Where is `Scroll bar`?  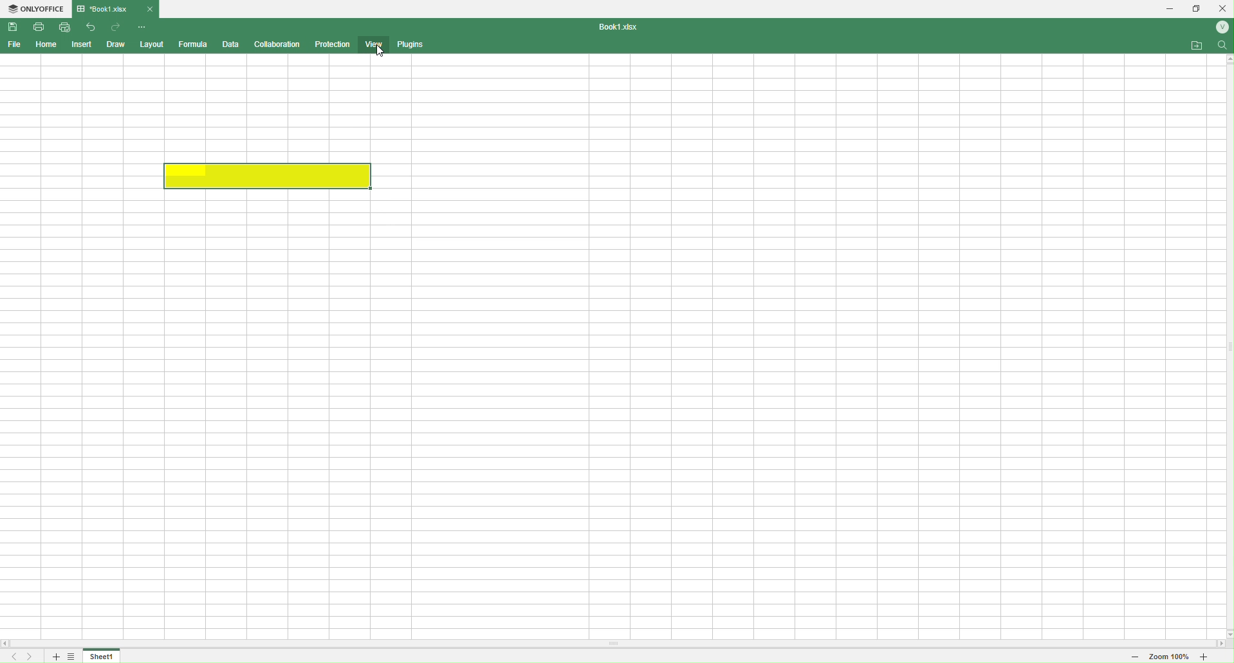 Scroll bar is located at coordinates (617, 644).